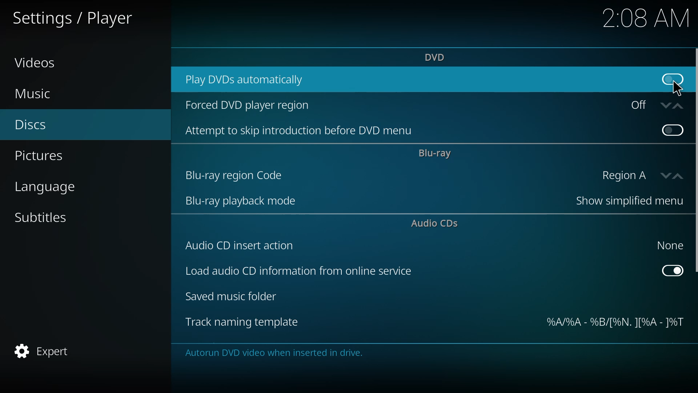 This screenshot has height=393, width=698. I want to click on forced dvd player region, so click(249, 106).